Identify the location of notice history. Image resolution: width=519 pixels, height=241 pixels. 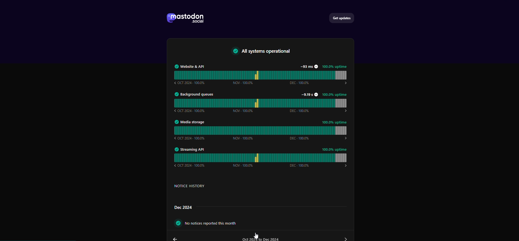
(196, 187).